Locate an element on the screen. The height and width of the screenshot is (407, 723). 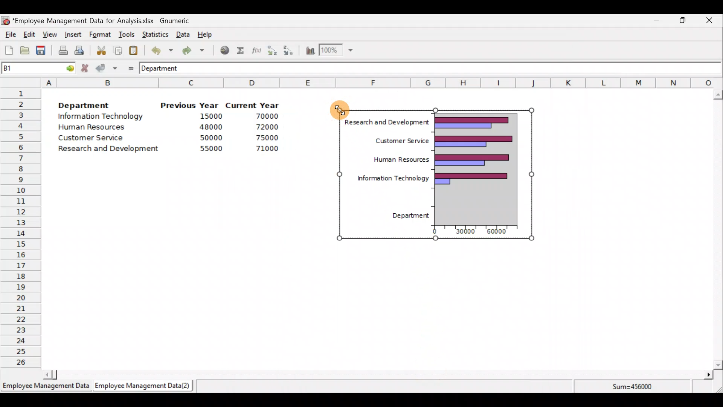
Gnumeric logo is located at coordinates (5, 21).